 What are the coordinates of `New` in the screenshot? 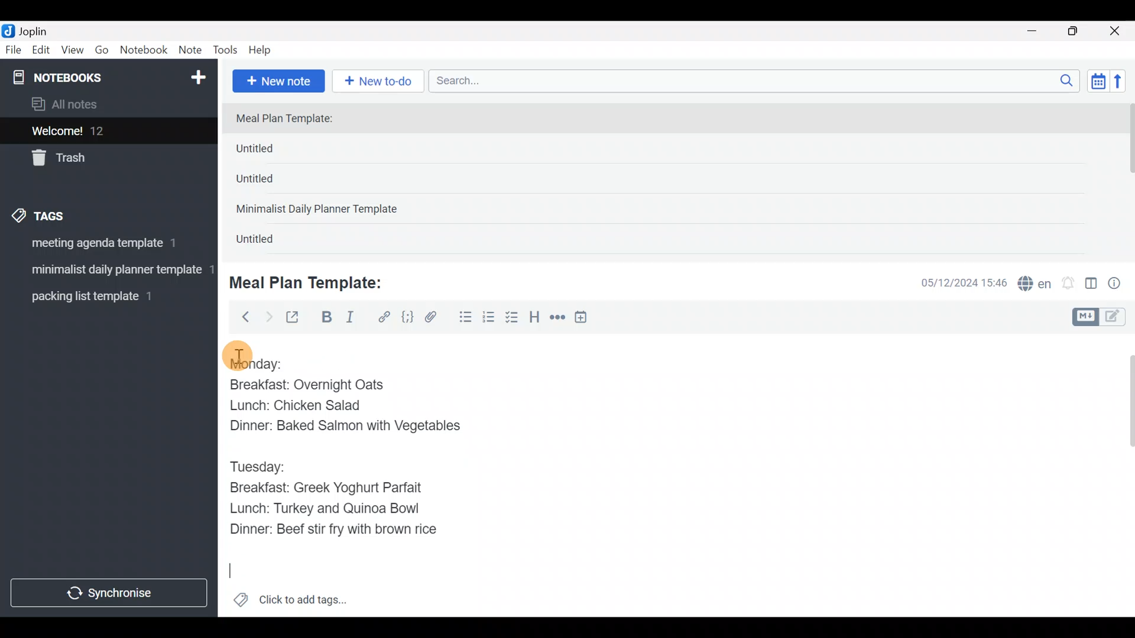 It's located at (197, 75).